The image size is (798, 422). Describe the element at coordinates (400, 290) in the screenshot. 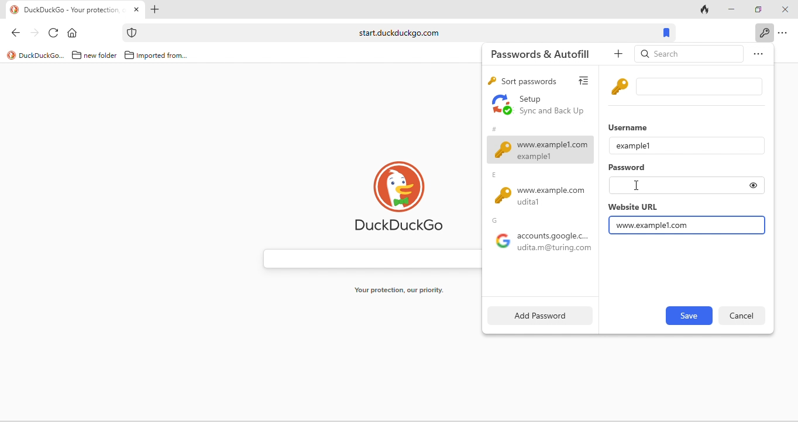

I see `your protection, our priority.` at that location.